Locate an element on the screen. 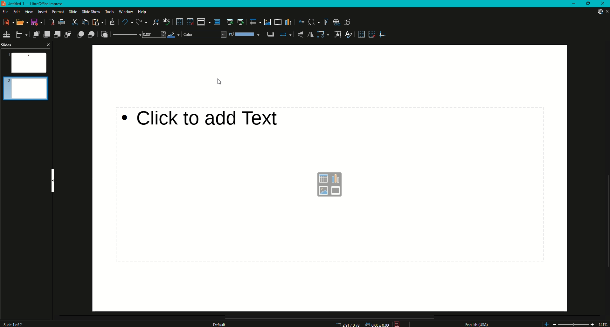 The height and width of the screenshot is (327, 610). Insert Fontwork Text is located at coordinates (326, 22).